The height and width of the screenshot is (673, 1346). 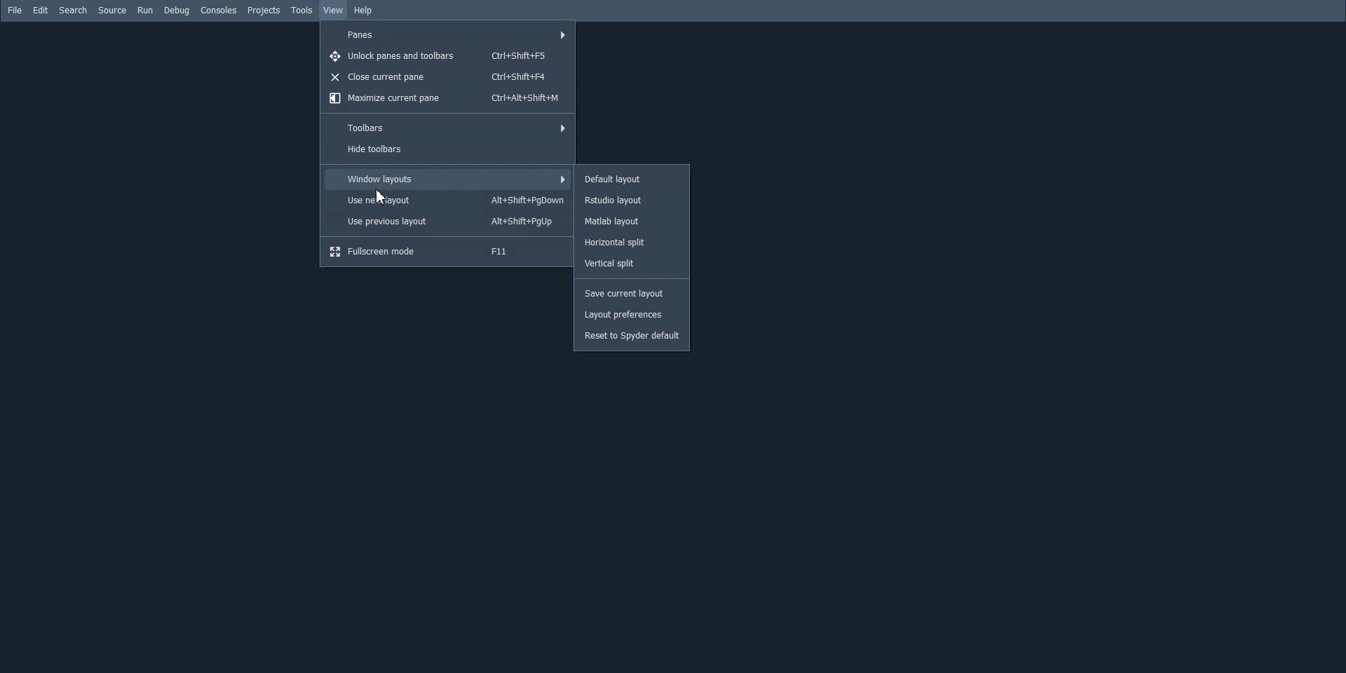 What do you see at coordinates (365, 11) in the screenshot?
I see `Help` at bounding box center [365, 11].